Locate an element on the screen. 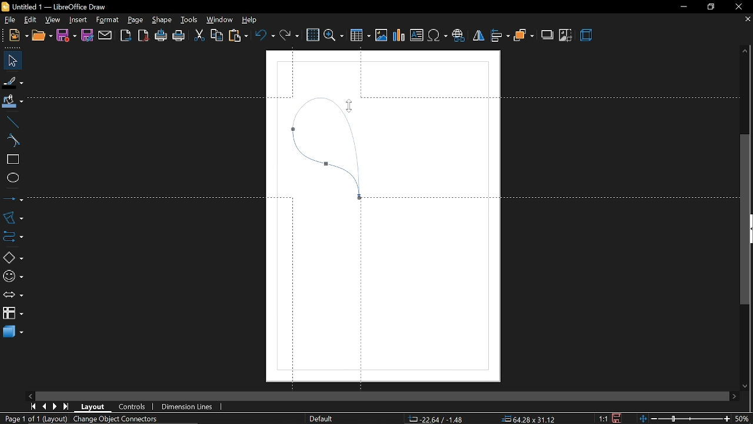 The width and height of the screenshot is (753, 424). Untitled 1 - LibreOffice Draw is located at coordinates (55, 6).